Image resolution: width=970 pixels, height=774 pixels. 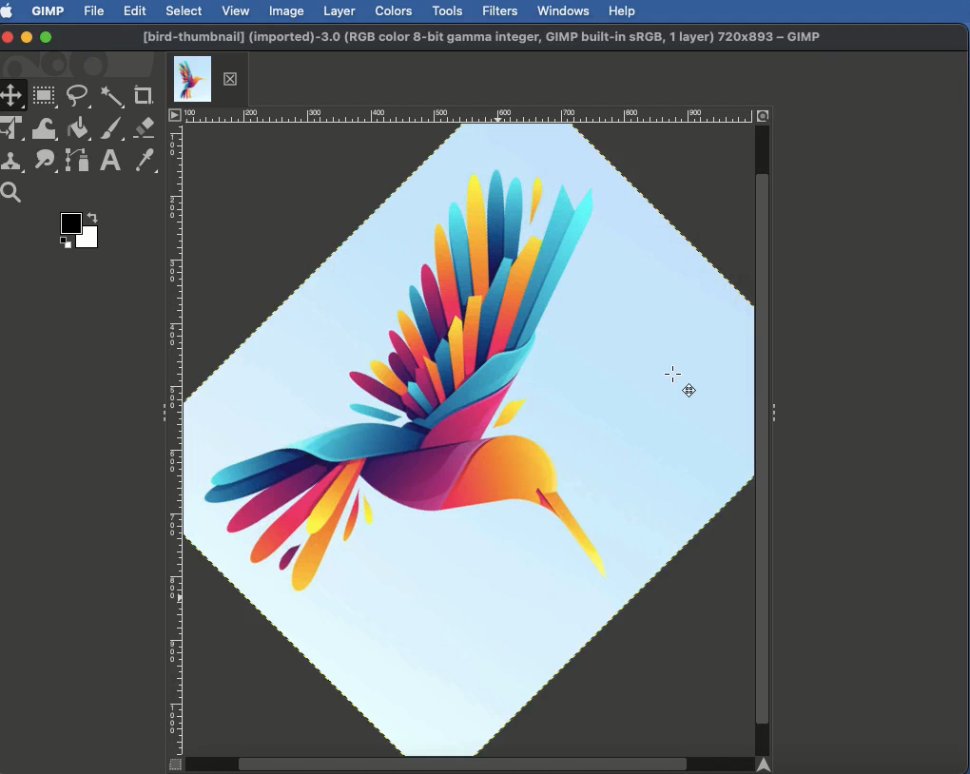 What do you see at coordinates (110, 130) in the screenshot?
I see `Paint` at bounding box center [110, 130].